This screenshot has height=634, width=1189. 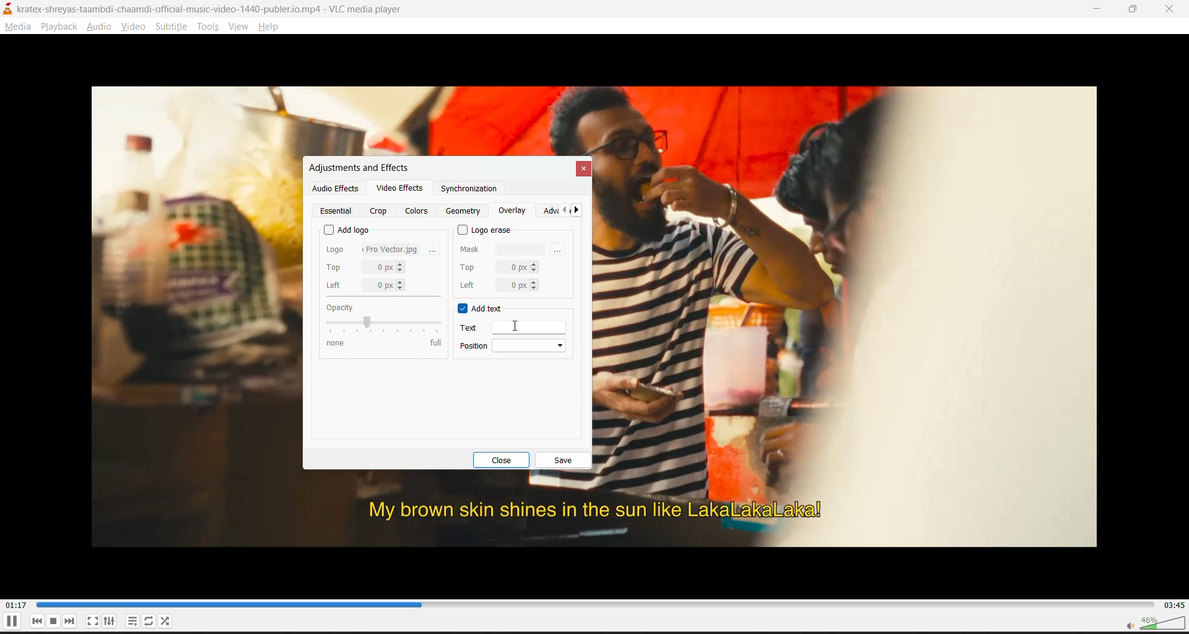 I want to click on crop, so click(x=378, y=211).